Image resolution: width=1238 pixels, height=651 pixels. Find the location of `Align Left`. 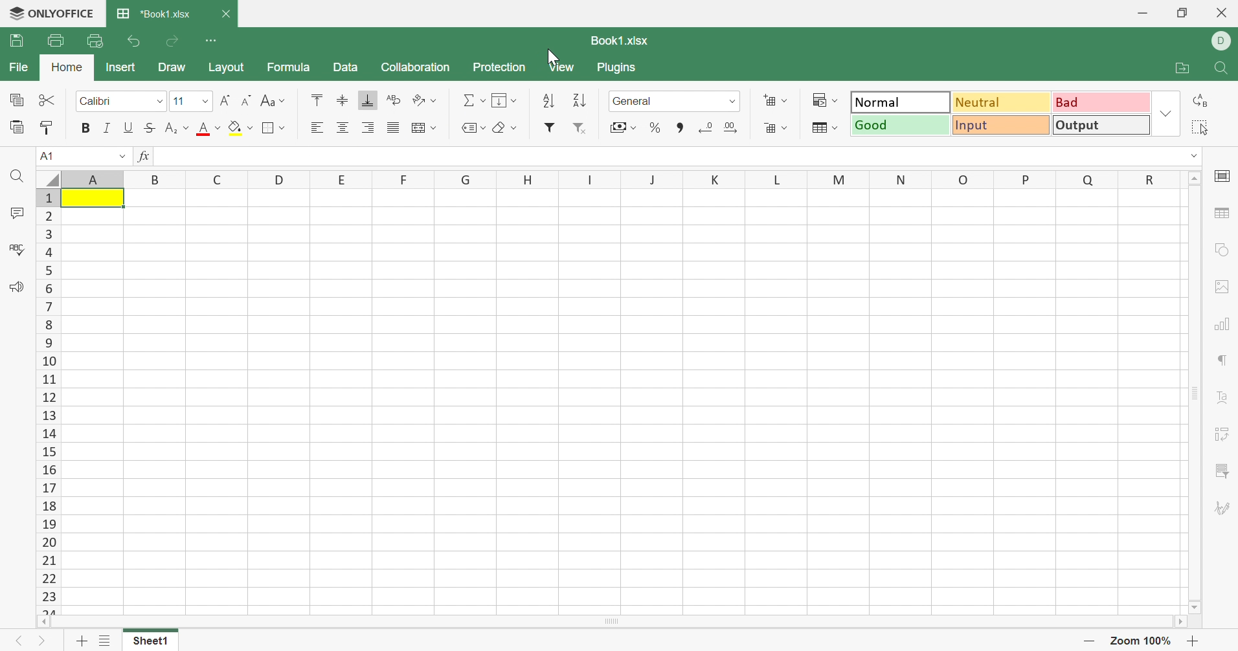

Align Left is located at coordinates (317, 125).